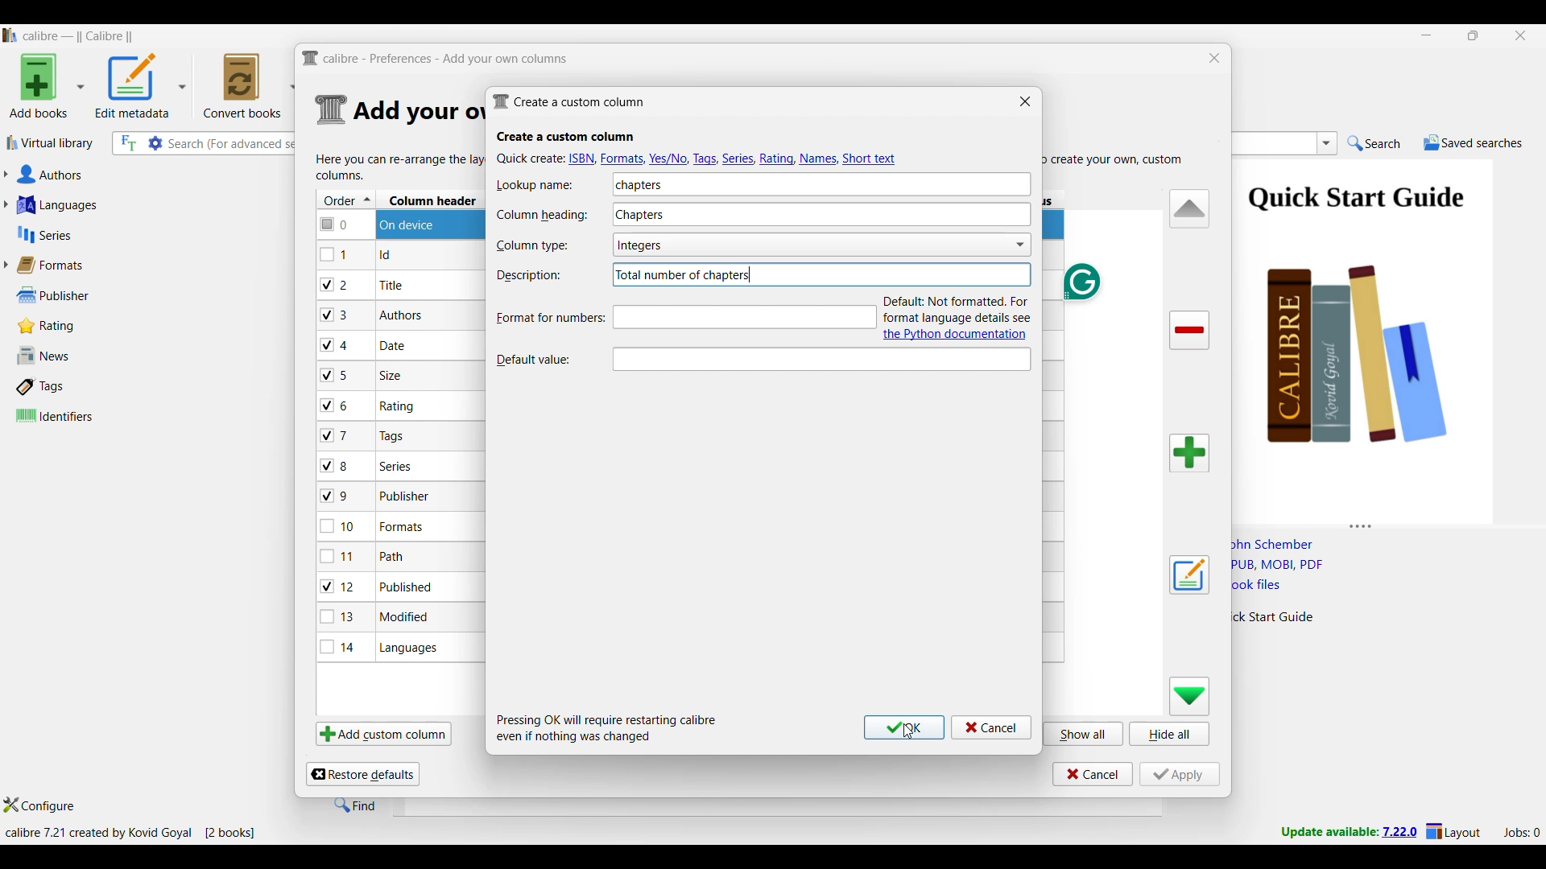 This screenshot has height=869, width=1546. I want to click on Publisher, so click(72, 295).